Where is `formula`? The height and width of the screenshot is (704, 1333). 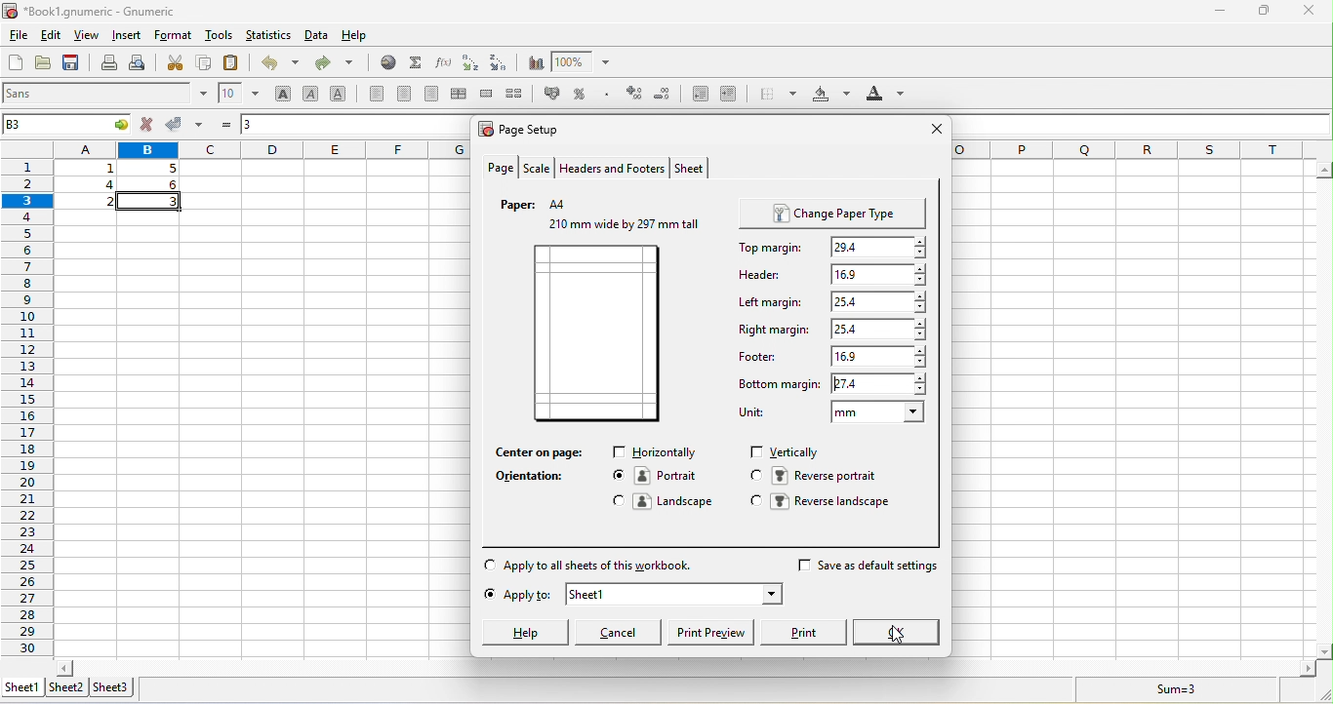
formula is located at coordinates (224, 124).